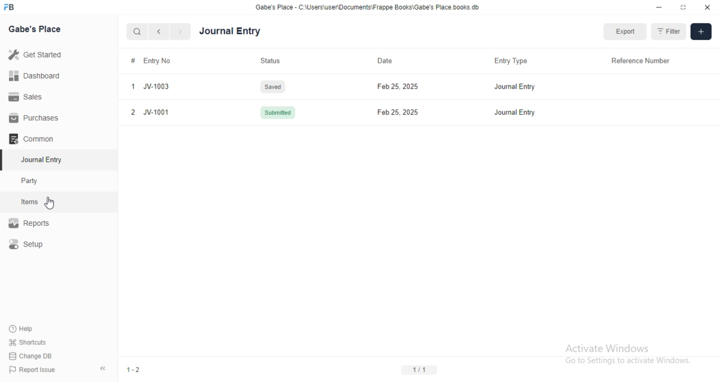 This screenshot has height=382, width=720. I want to click on close, so click(708, 7).